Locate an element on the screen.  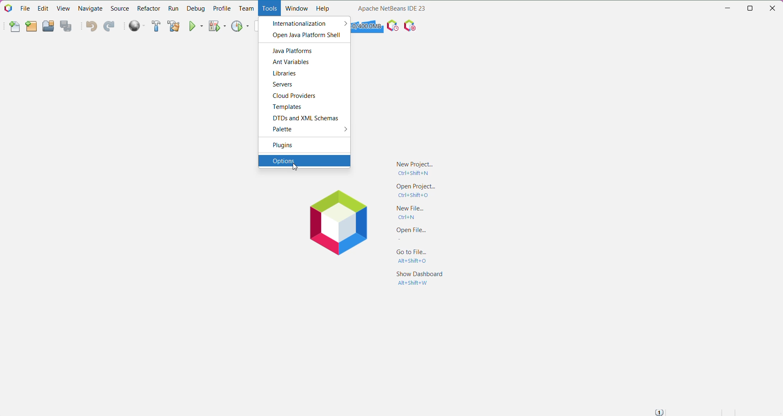
More options is located at coordinates (342, 131).